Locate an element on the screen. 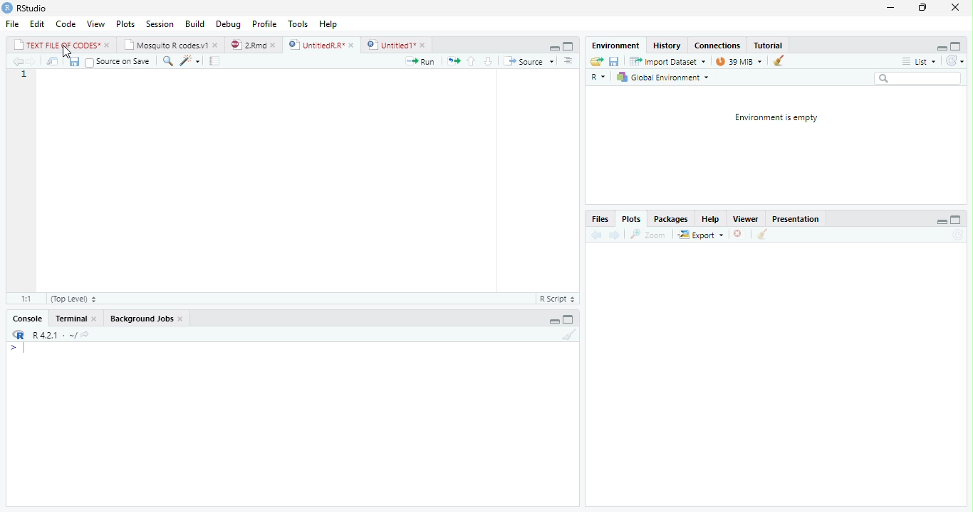  Row Number is located at coordinates (22, 76).